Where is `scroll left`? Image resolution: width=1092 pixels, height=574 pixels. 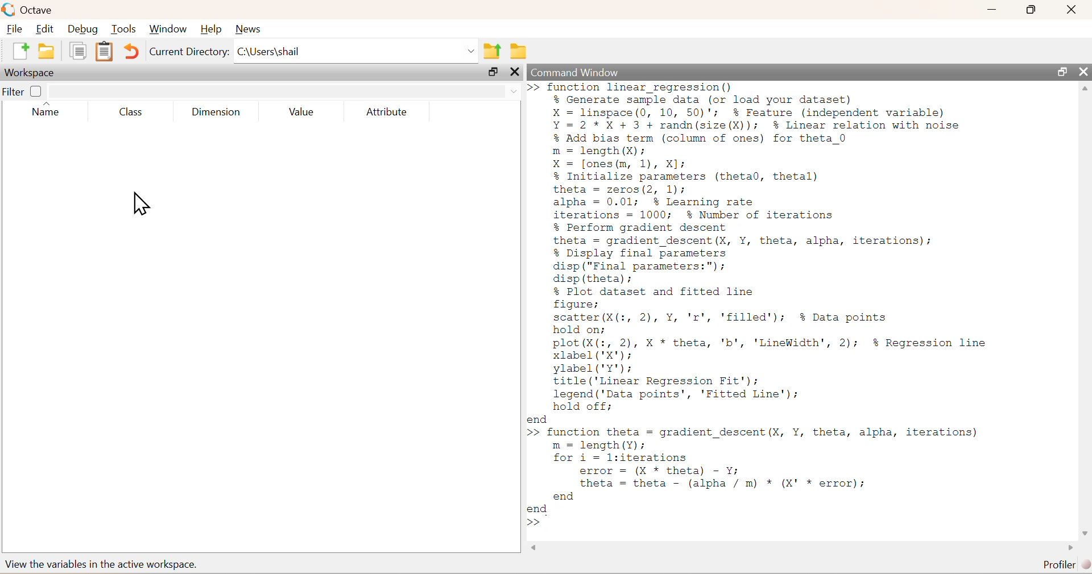 scroll left is located at coordinates (1068, 548).